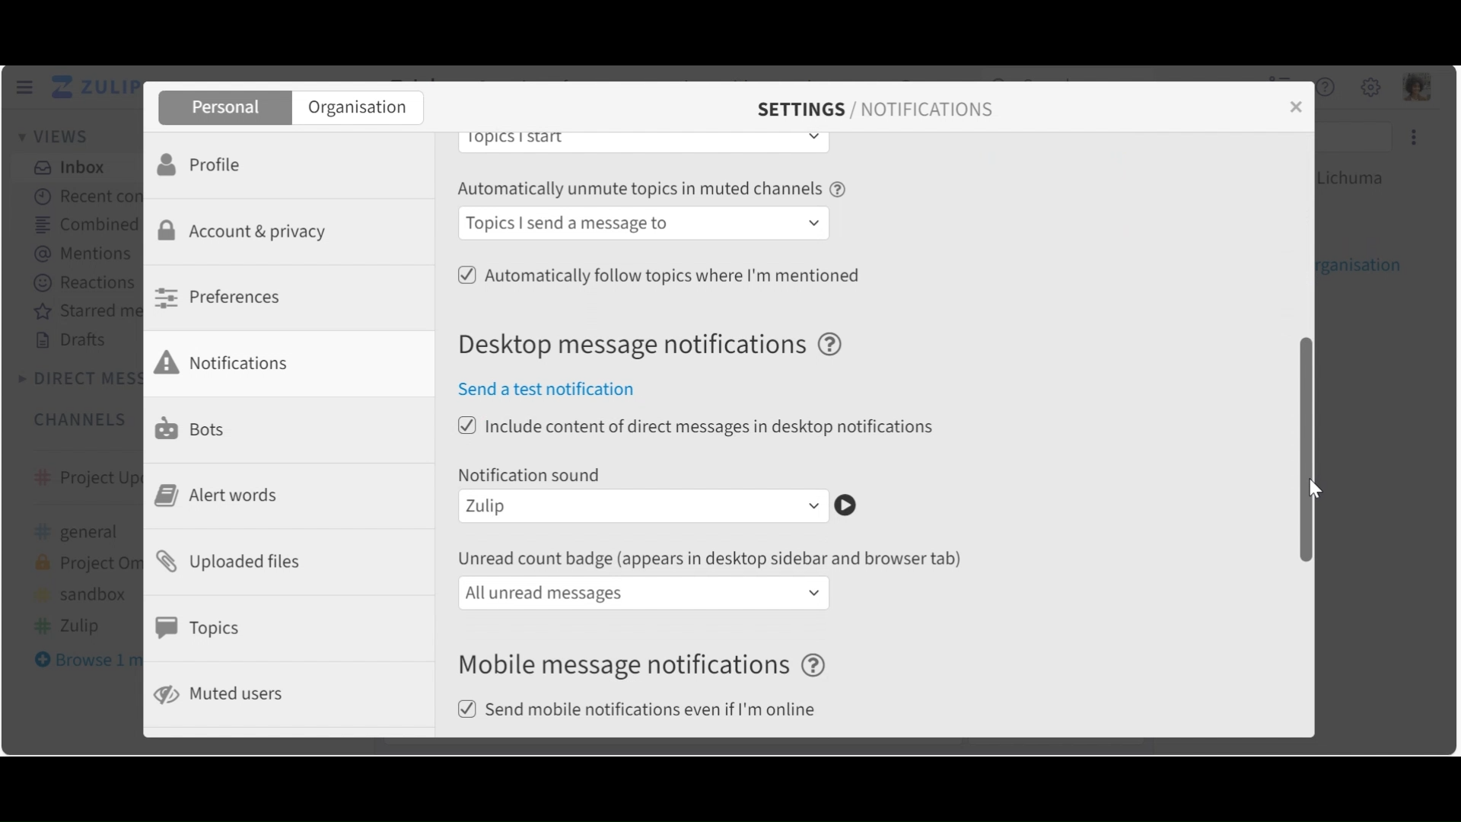 The width and height of the screenshot is (1461, 822). What do you see at coordinates (646, 225) in the screenshot?
I see `Automatically follow topics in muted channels dropdown menu` at bounding box center [646, 225].